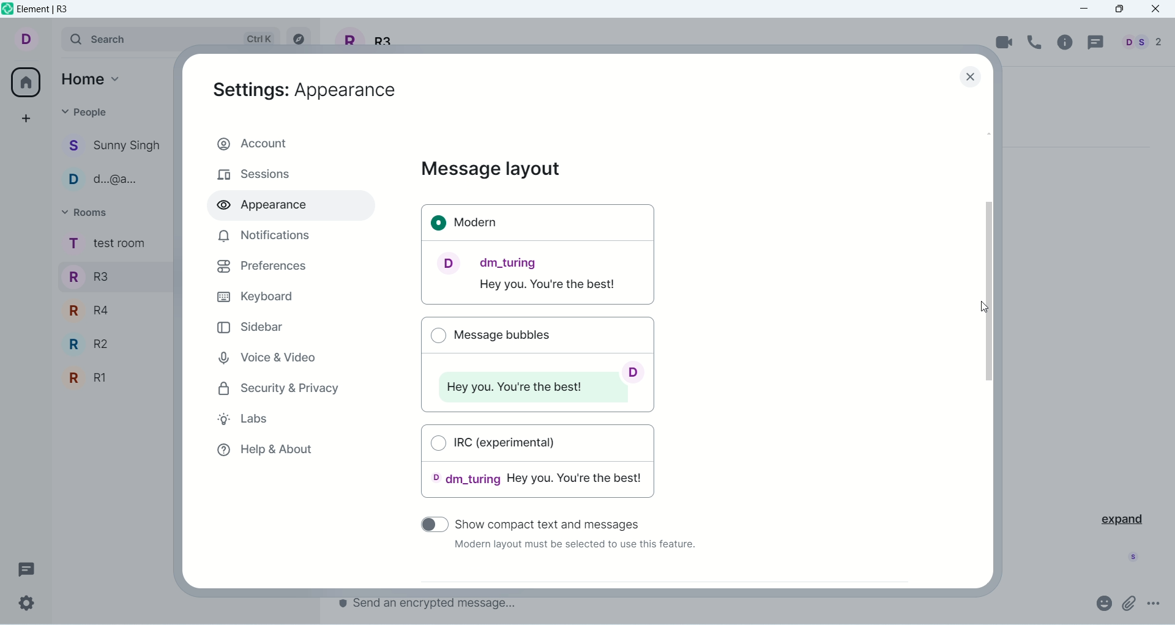 The height and width of the screenshot is (625, 1175). Describe the element at coordinates (87, 111) in the screenshot. I see `people` at that location.